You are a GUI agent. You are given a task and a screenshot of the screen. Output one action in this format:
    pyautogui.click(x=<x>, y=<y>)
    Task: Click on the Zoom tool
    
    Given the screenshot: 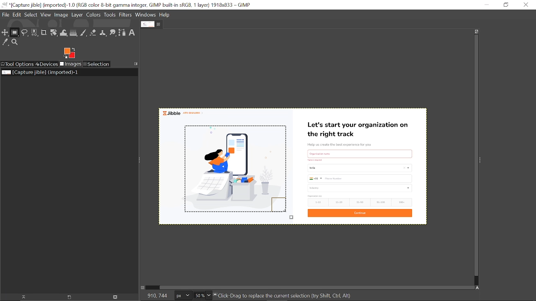 What is the action you would take?
    pyautogui.click(x=15, y=43)
    